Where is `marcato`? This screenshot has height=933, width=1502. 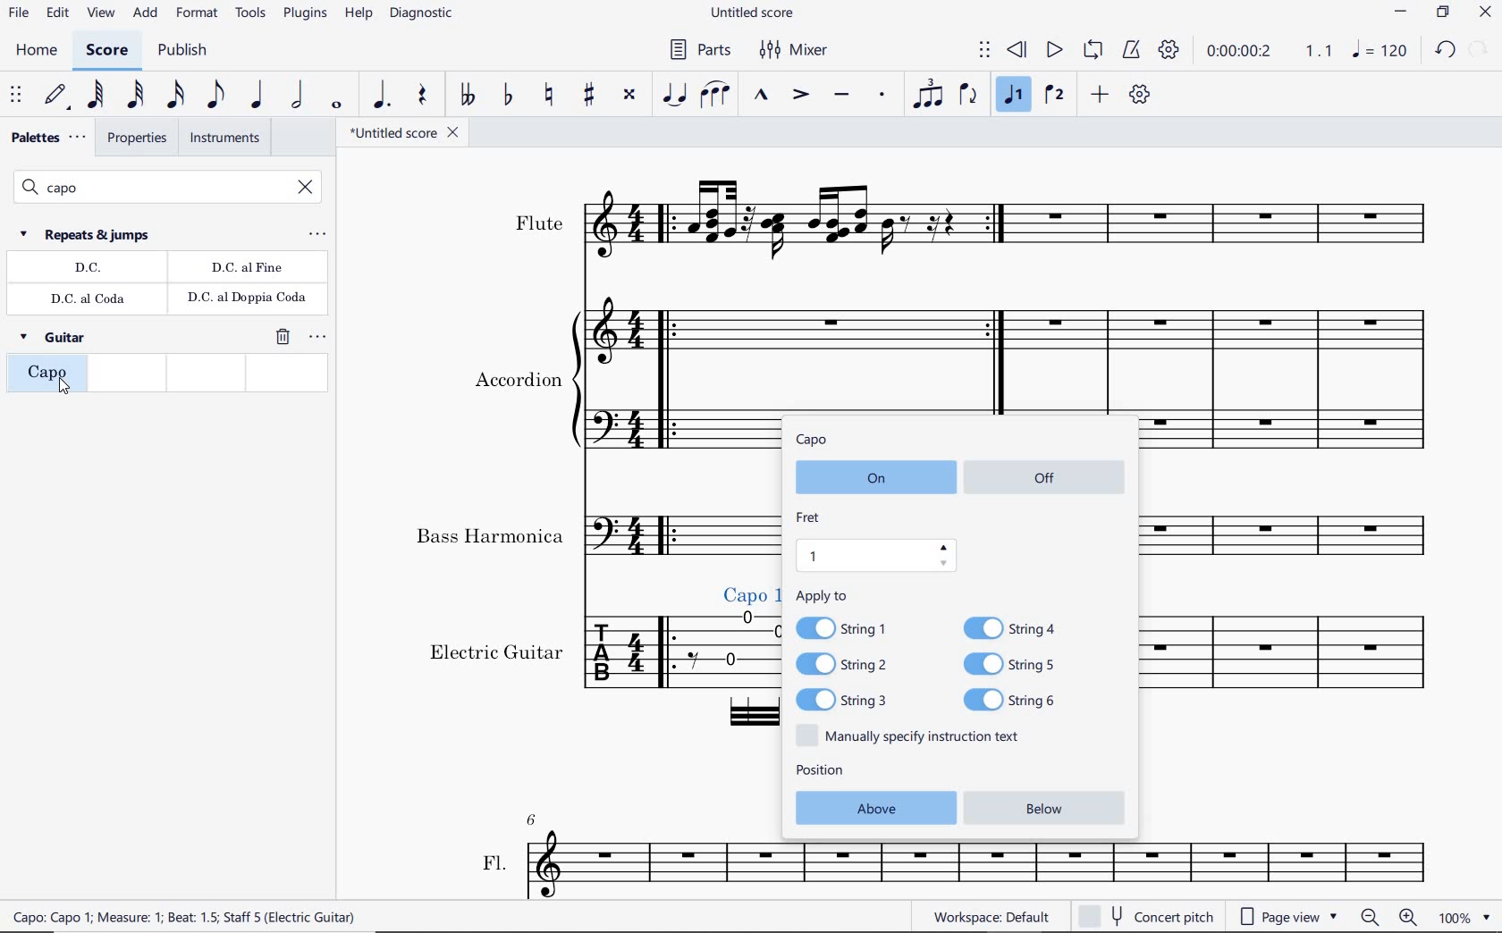 marcato is located at coordinates (764, 97).